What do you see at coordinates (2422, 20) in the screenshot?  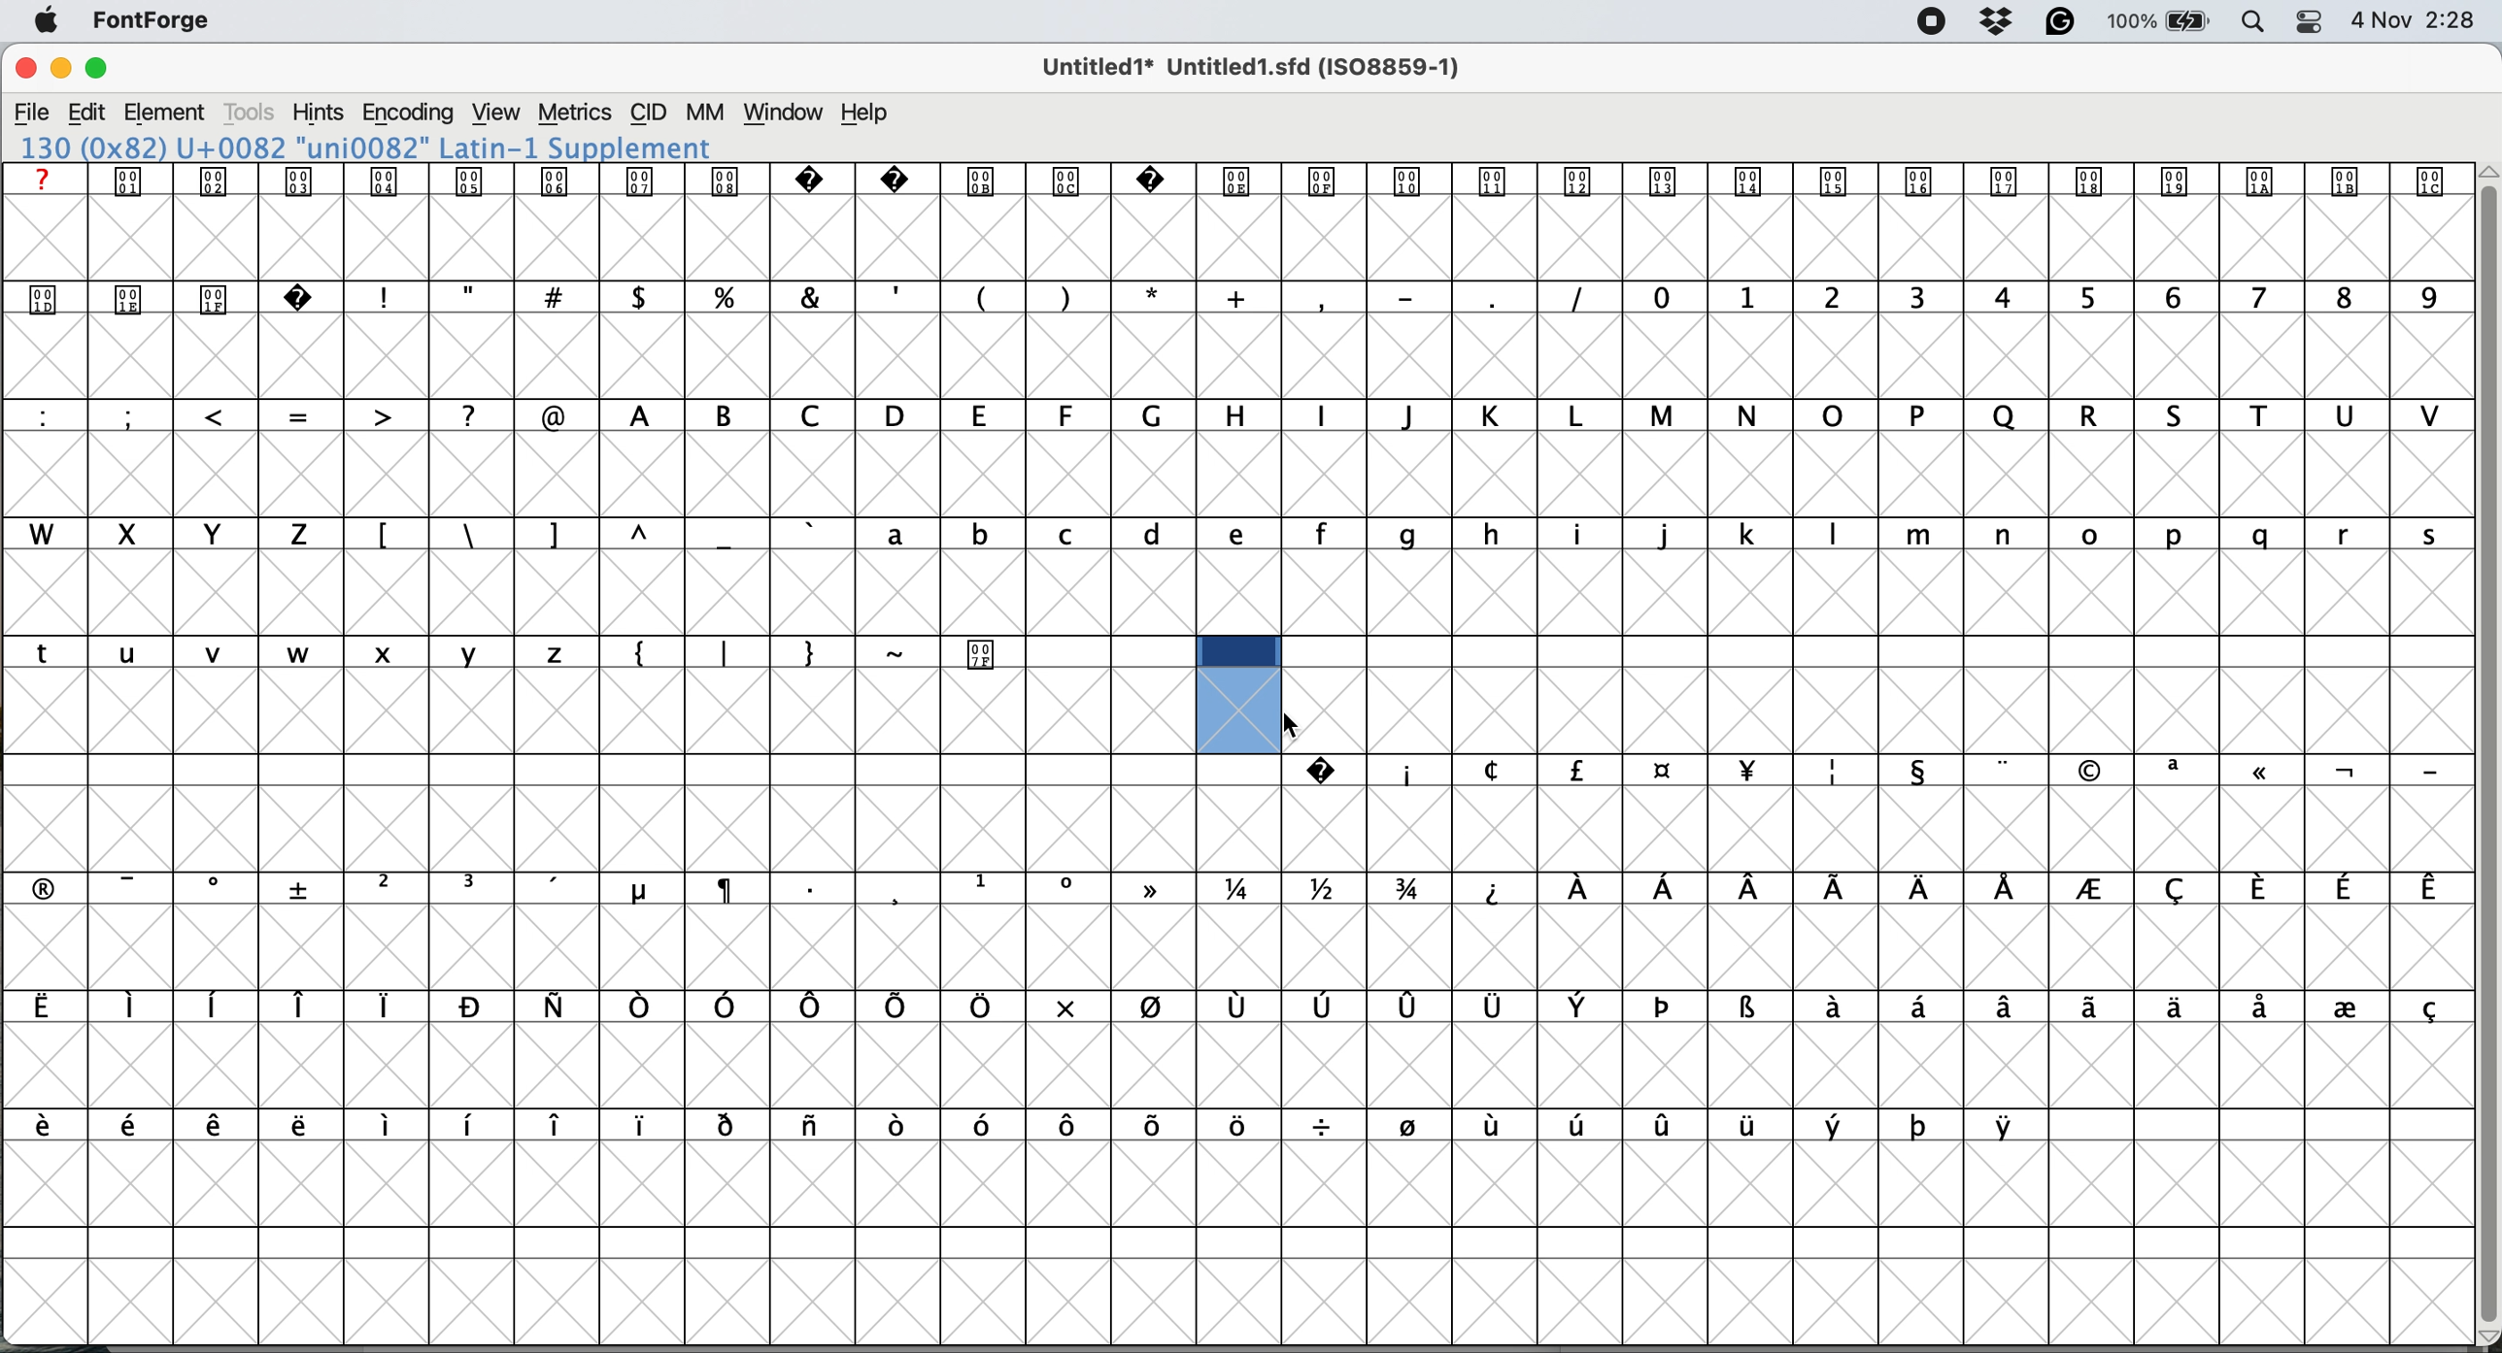 I see `Date and Time` at bounding box center [2422, 20].